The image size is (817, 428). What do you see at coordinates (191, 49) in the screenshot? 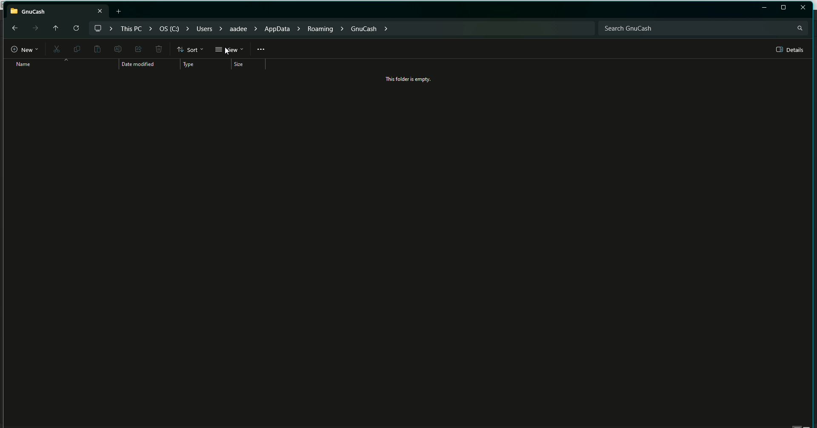
I see `Sort` at bounding box center [191, 49].